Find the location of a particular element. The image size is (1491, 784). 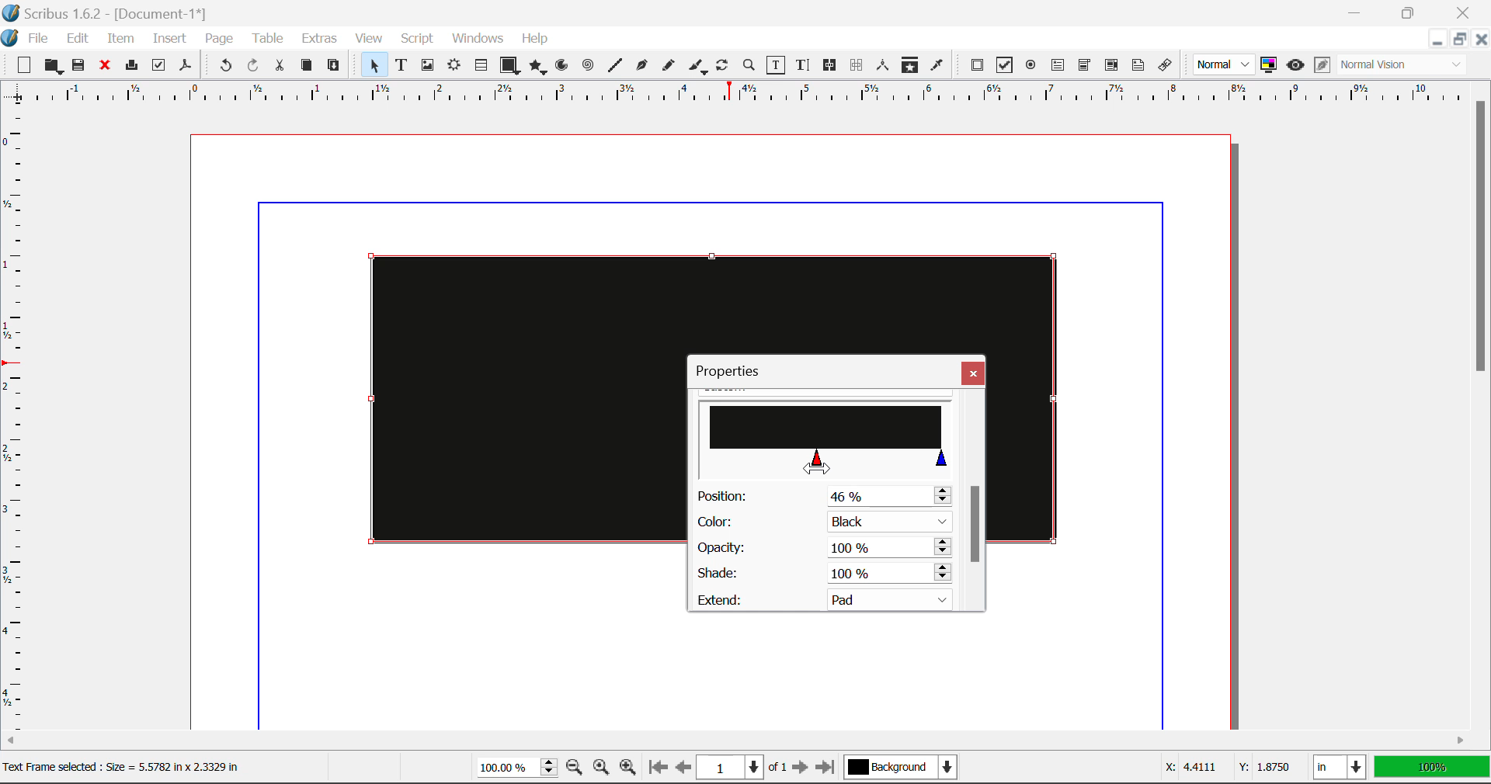

Text Frames is located at coordinates (401, 67).